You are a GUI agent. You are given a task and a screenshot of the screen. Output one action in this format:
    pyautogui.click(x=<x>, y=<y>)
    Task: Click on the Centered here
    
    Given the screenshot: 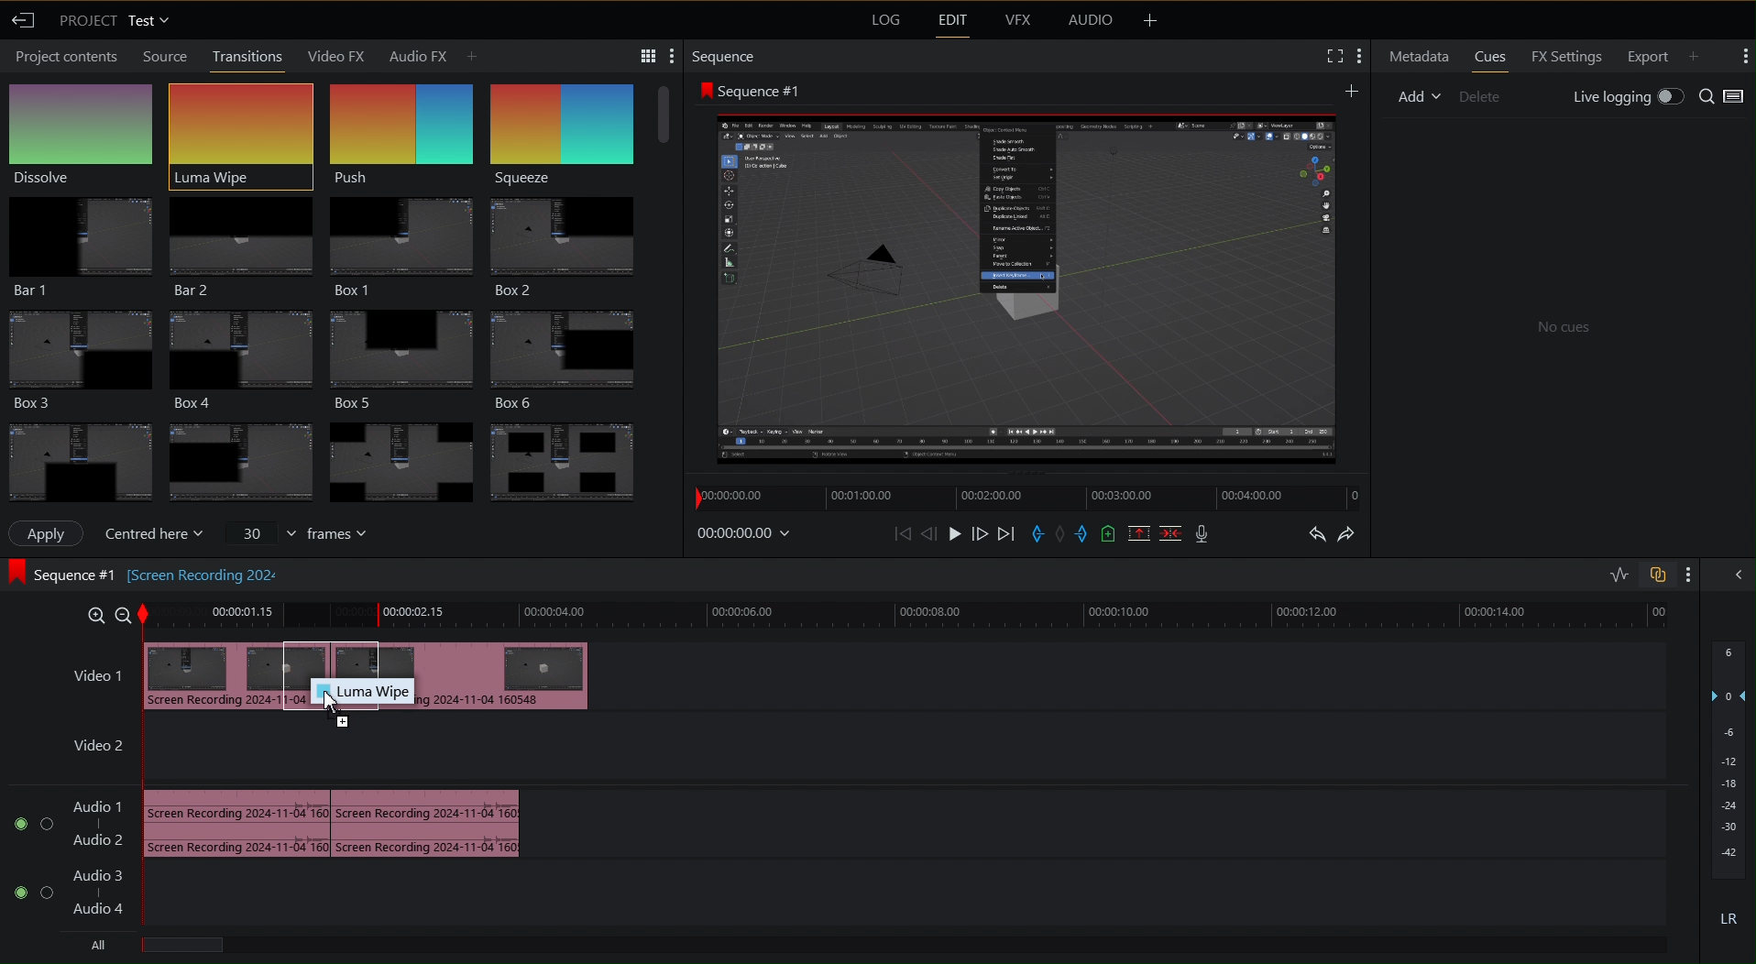 What is the action you would take?
    pyautogui.click(x=154, y=533)
    